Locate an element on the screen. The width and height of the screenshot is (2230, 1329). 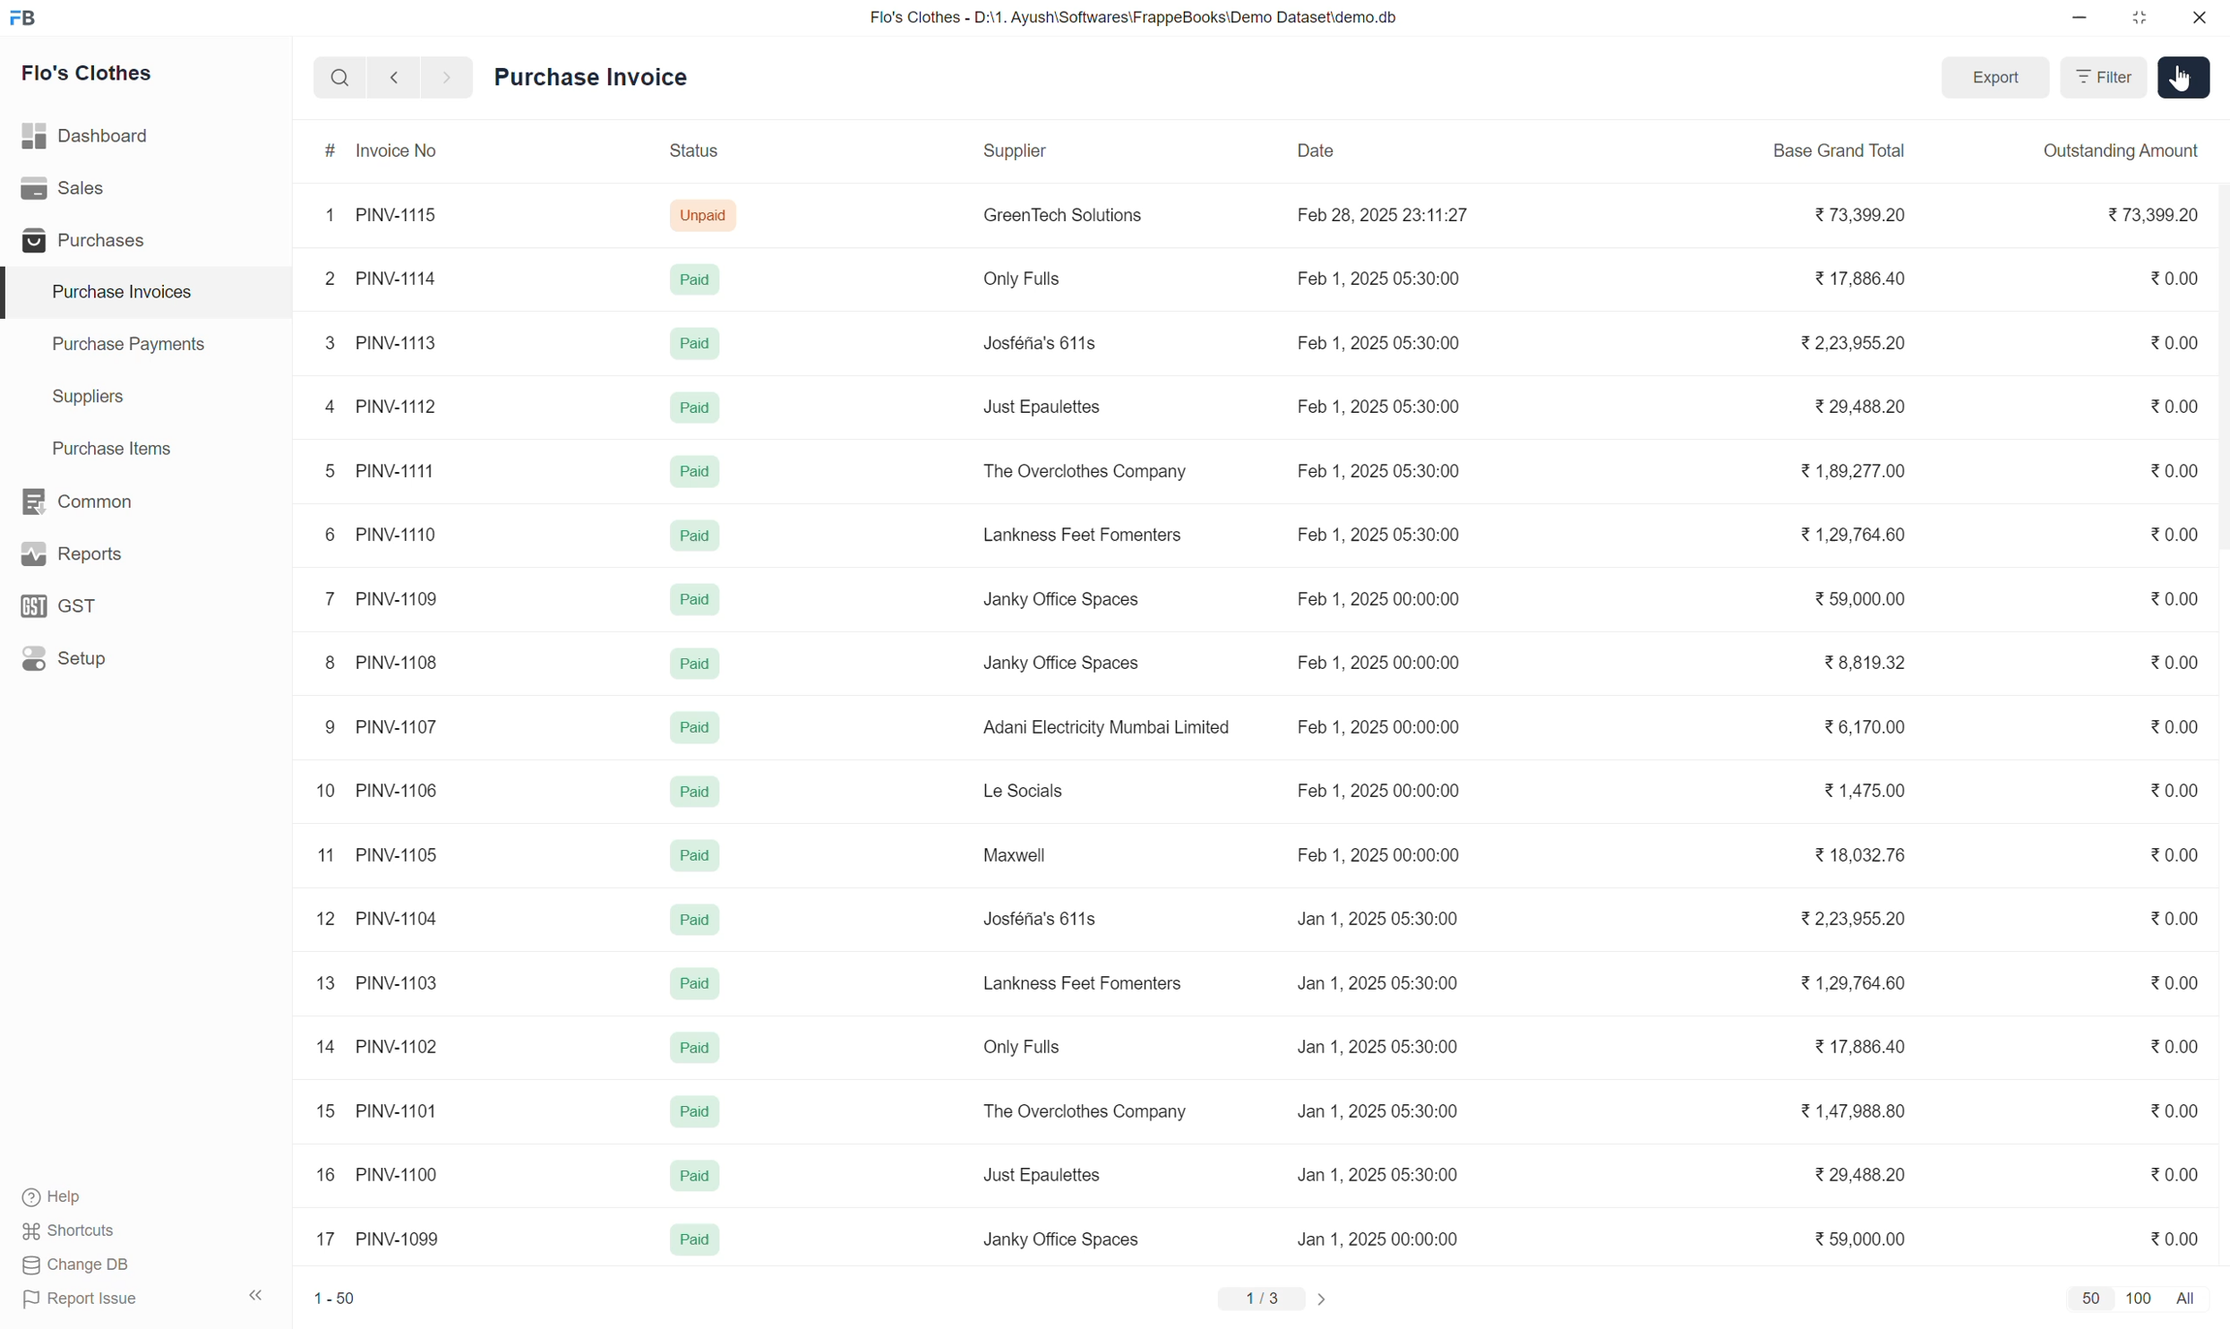
PINV-1104 is located at coordinates (395, 917).